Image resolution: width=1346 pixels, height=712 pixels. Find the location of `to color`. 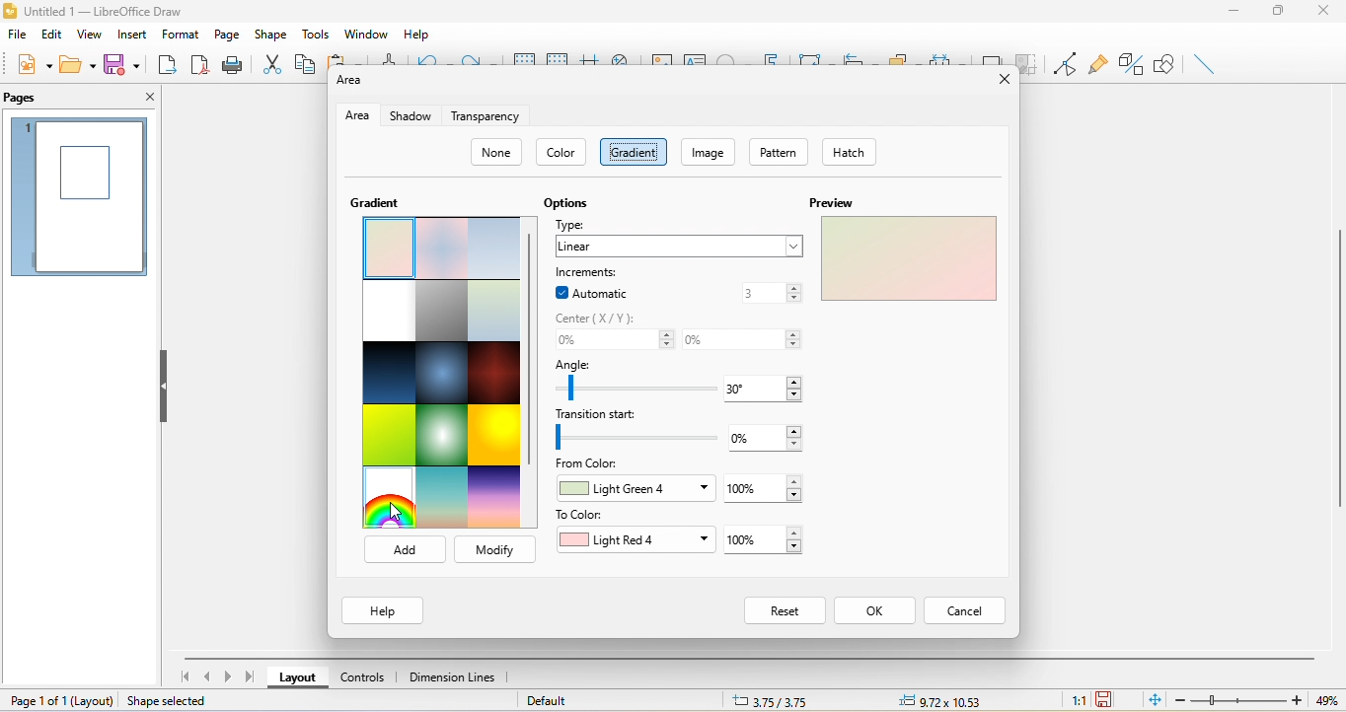

to color is located at coordinates (583, 515).